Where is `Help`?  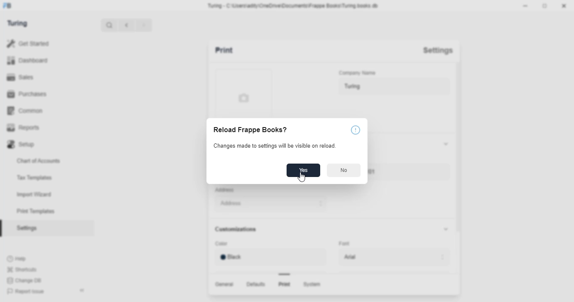 Help is located at coordinates (18, 258).